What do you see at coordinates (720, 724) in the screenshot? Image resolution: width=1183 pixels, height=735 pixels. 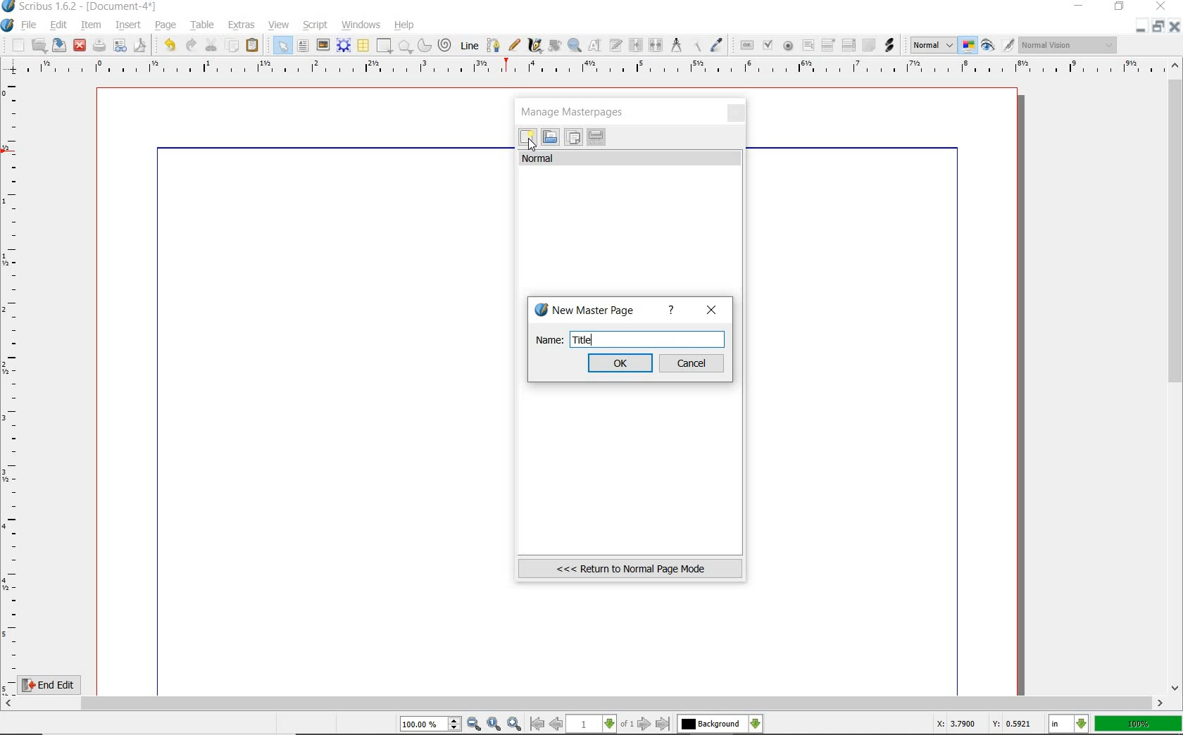 I see `Background` at bounding box center [720, 724].